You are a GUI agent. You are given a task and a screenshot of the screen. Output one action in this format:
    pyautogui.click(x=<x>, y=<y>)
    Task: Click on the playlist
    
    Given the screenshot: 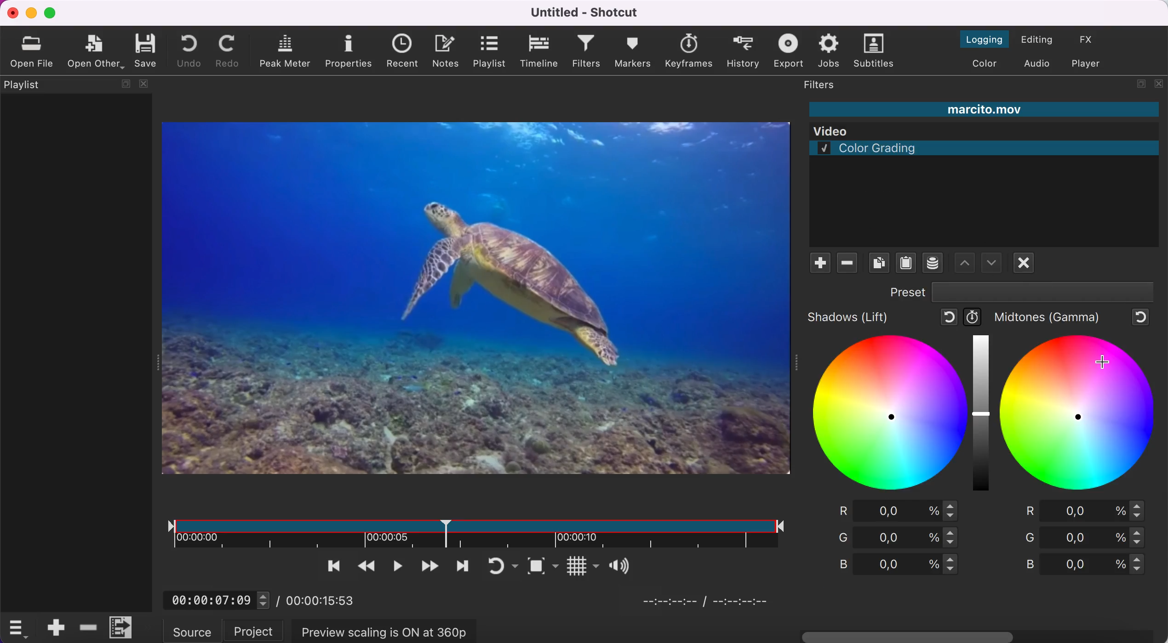 What is the action you would take?
    pyautogui.click(x=491, y=51)
    